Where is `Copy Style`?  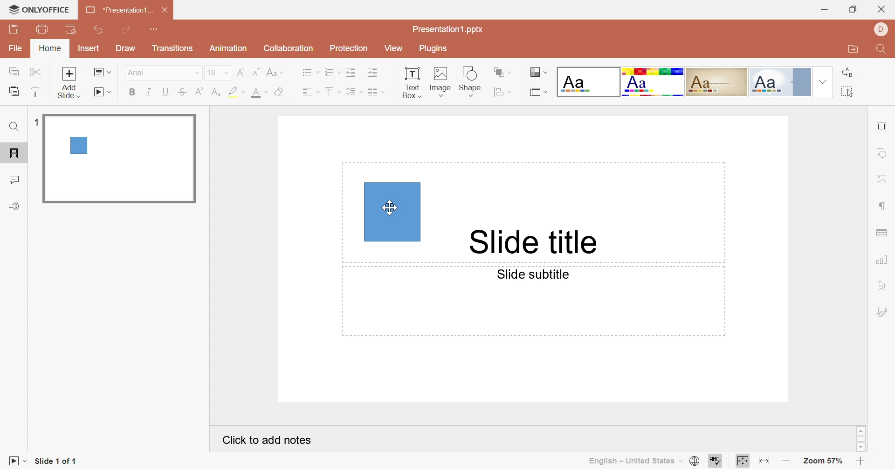 Copy Style is located at coordinates (33, 92).